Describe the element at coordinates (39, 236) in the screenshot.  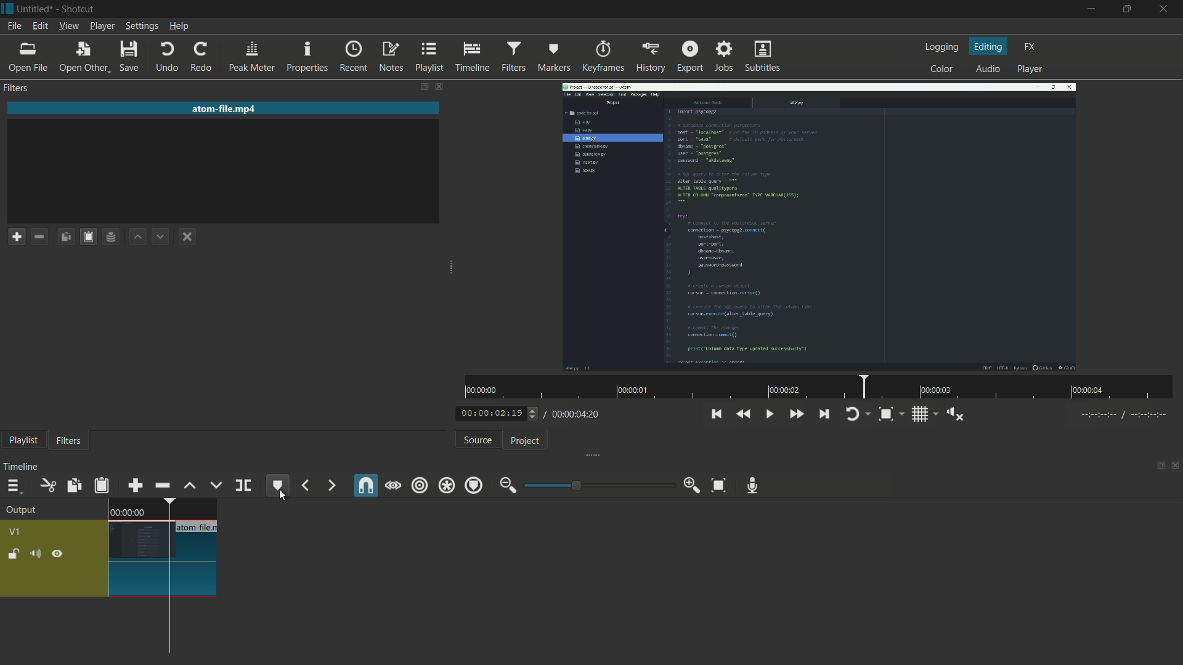
I see `remove filter` at that location.